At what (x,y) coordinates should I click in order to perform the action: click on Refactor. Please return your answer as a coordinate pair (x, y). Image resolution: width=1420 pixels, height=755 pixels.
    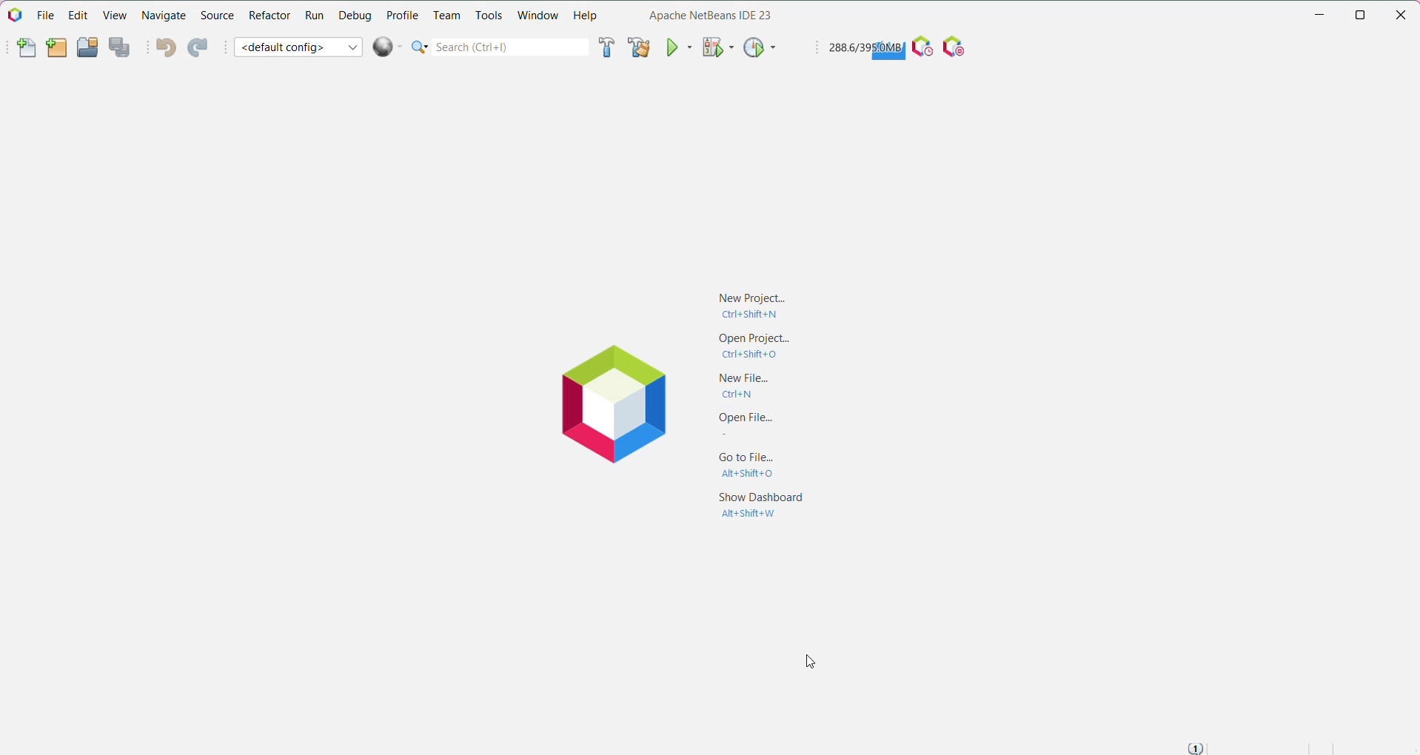
    Looking at the image, I should click on (269, 18).